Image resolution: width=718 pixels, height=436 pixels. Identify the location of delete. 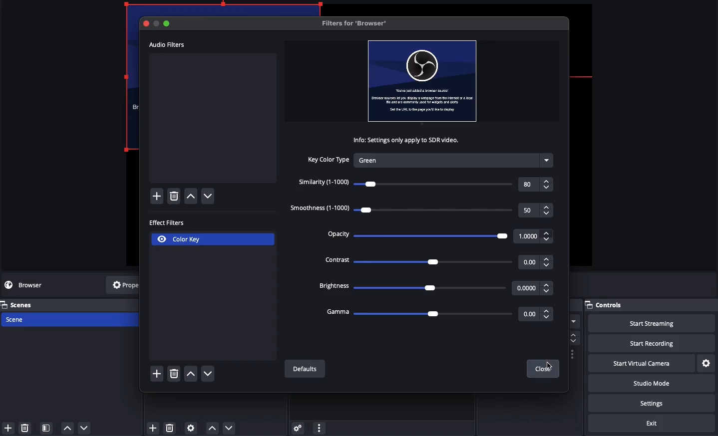
(172, 429).